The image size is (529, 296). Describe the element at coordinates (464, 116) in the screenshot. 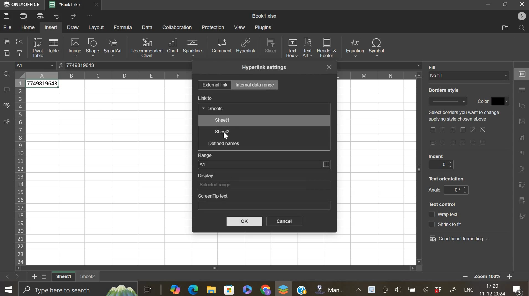

I see `text` at that location.